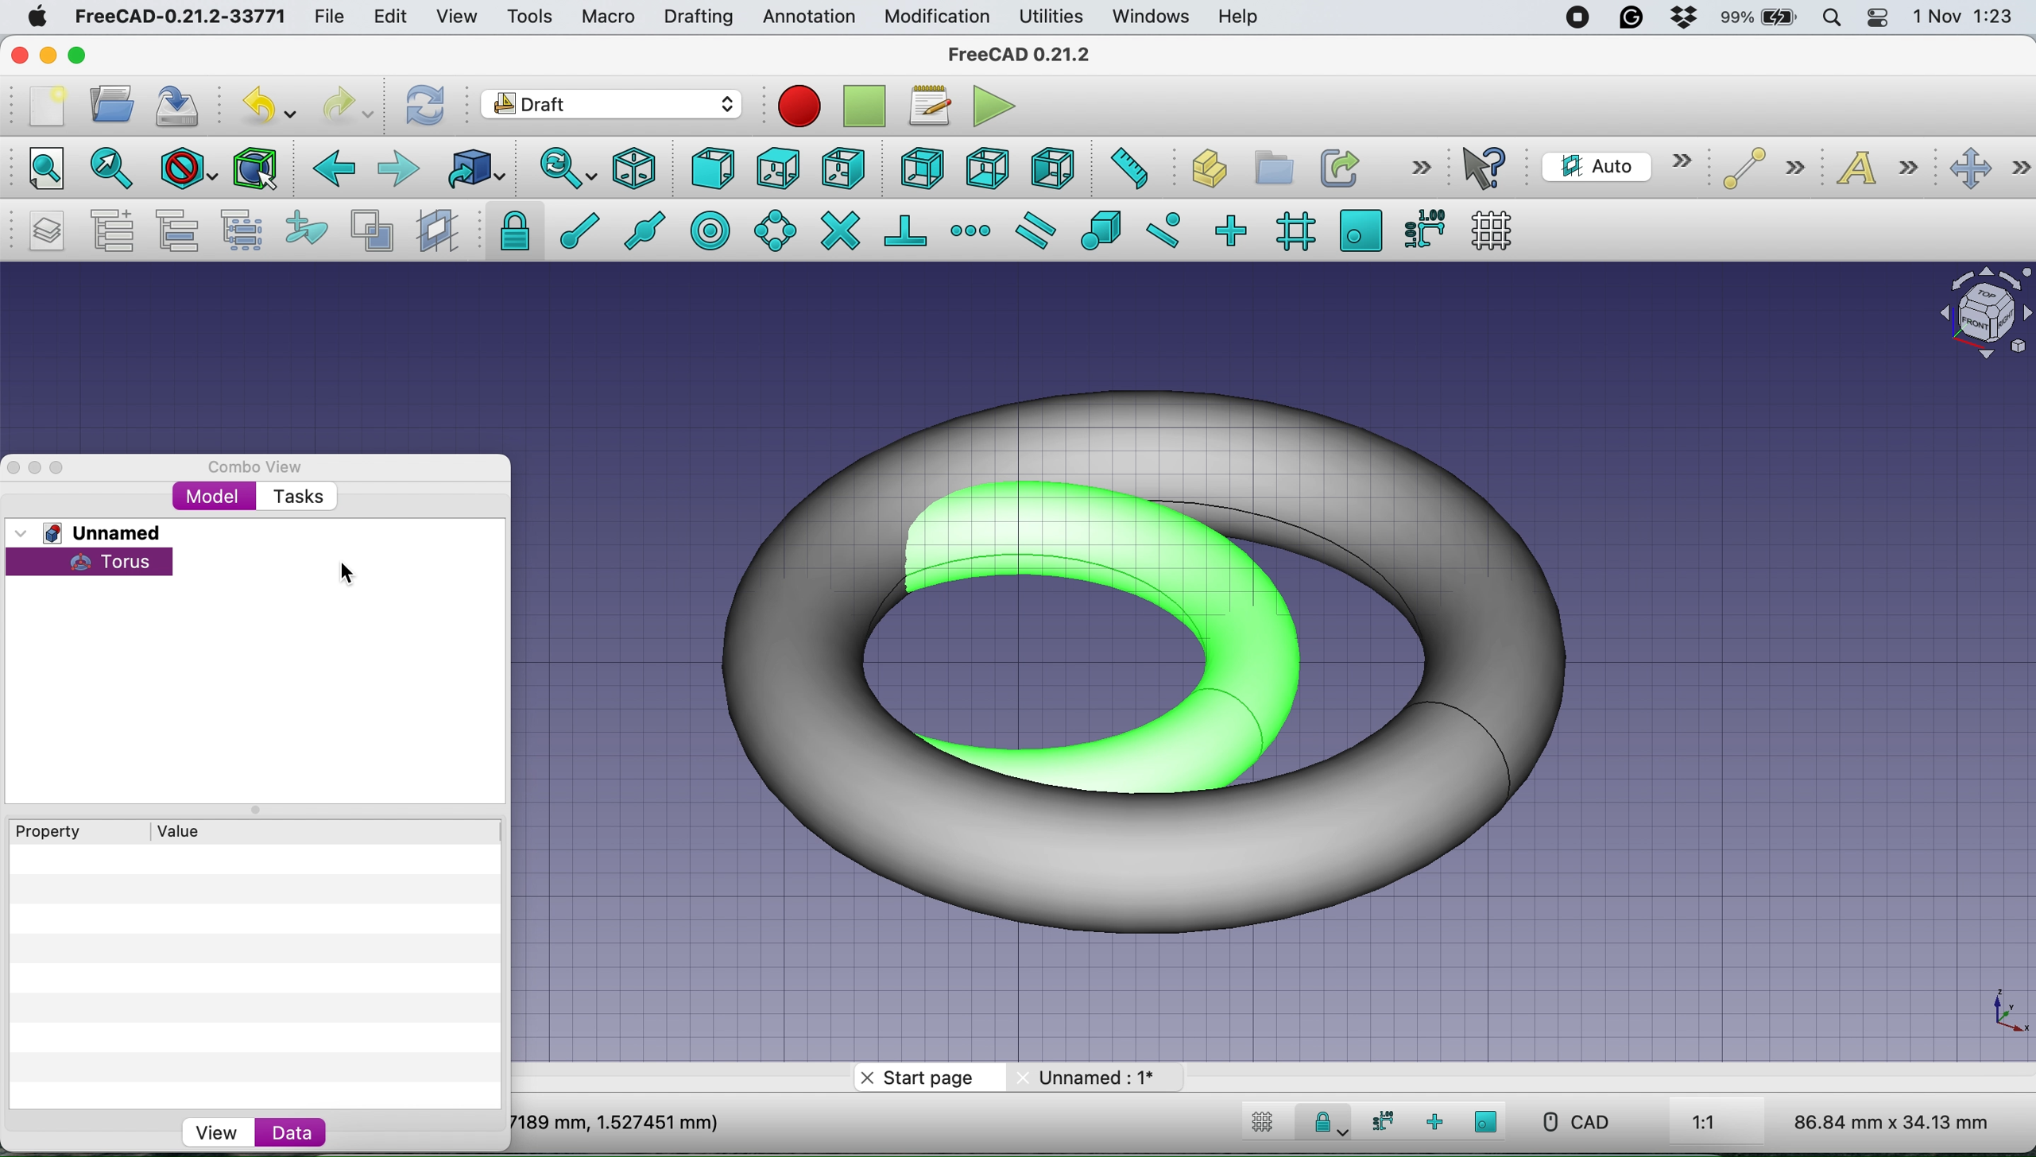 The height and width of the screenshot is (1157, 2036). I want to click on Torus, so click(98, 562).